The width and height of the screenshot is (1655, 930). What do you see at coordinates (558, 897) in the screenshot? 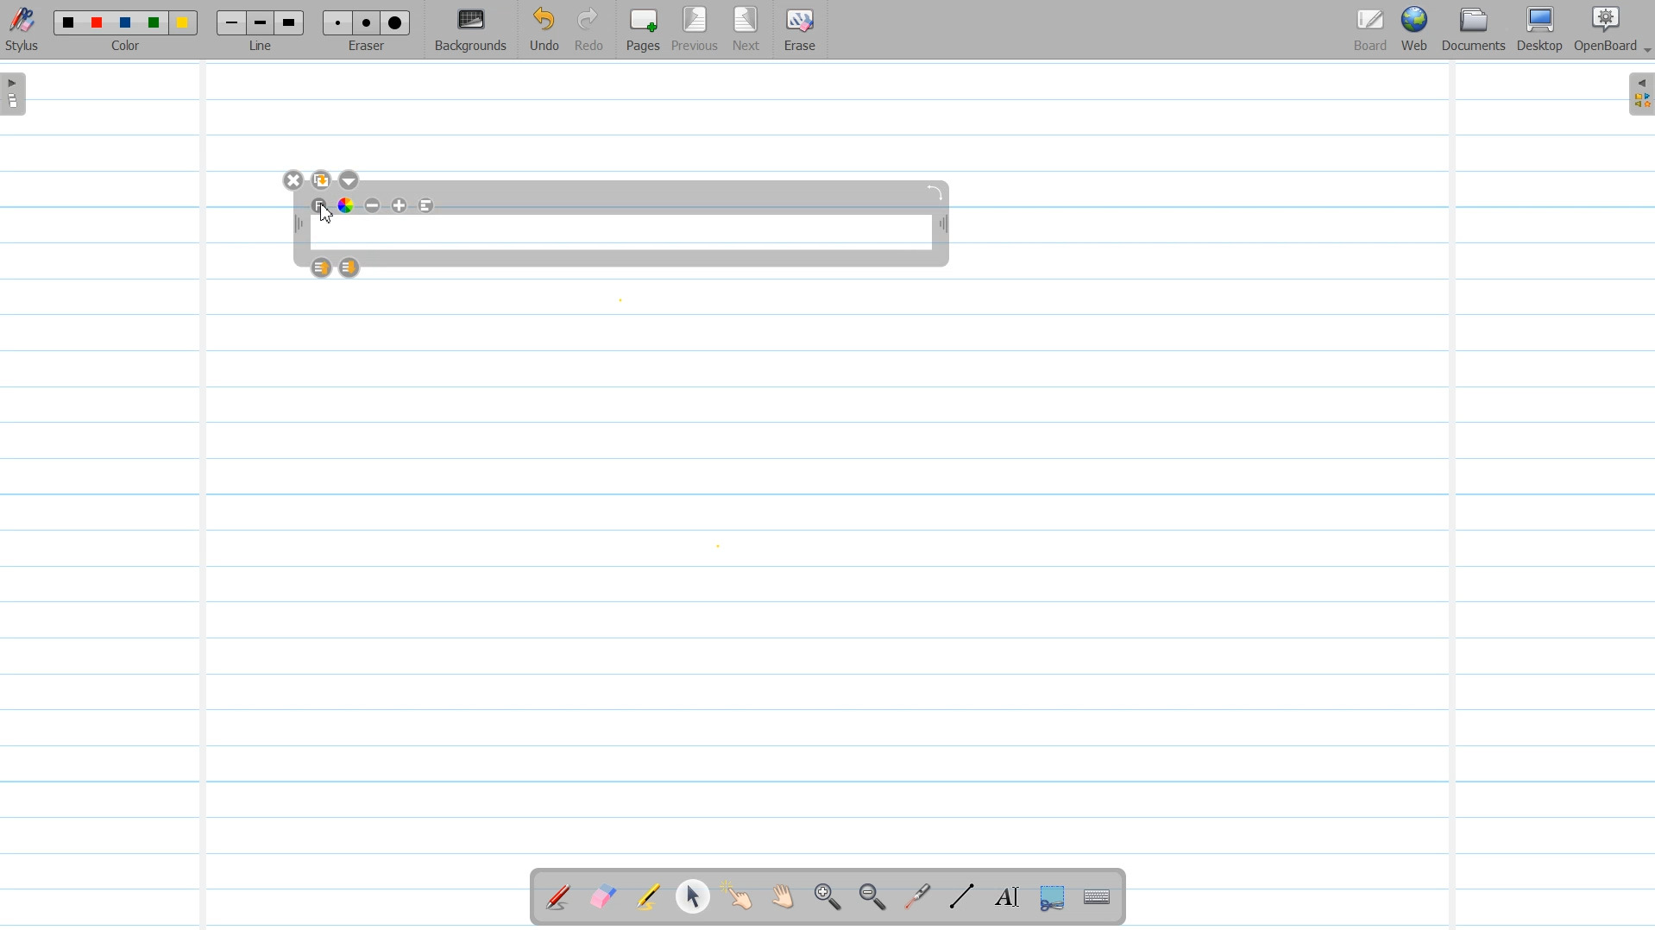
I see `Annotate Document` at bounding box center [558, 897].